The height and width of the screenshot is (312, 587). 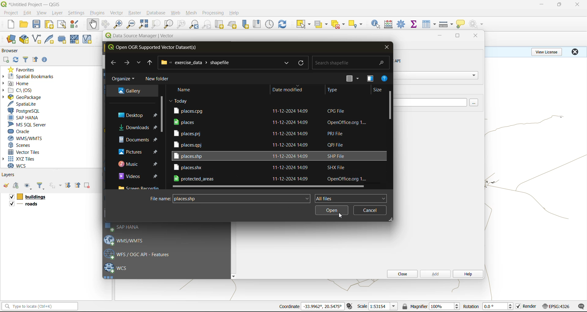 I want to click on magnifier, so click(x=444, y=306).